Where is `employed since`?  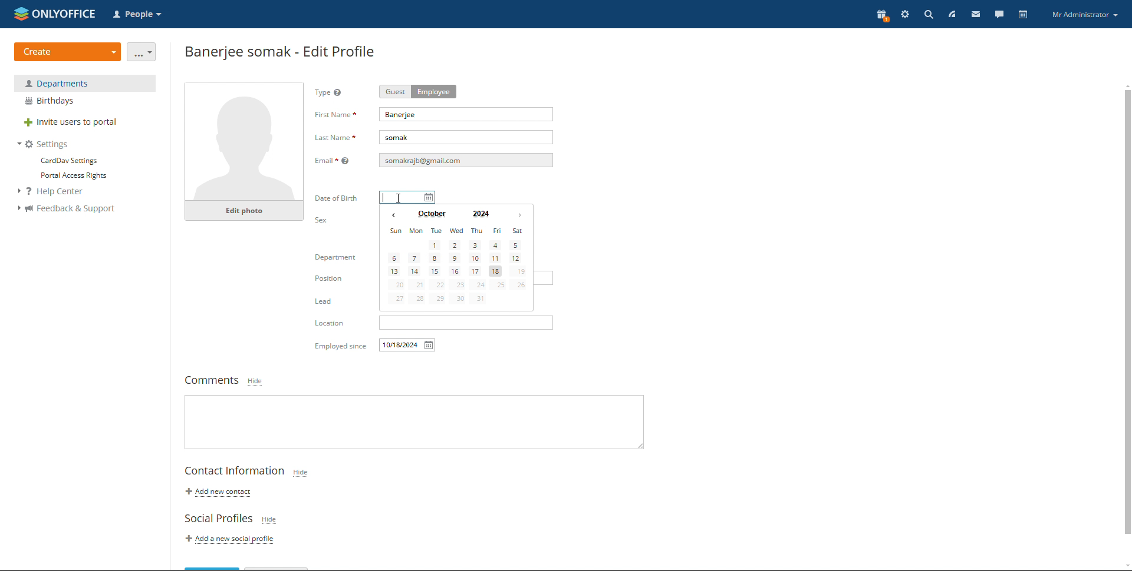 employed since is located at coordinates (408, 346).